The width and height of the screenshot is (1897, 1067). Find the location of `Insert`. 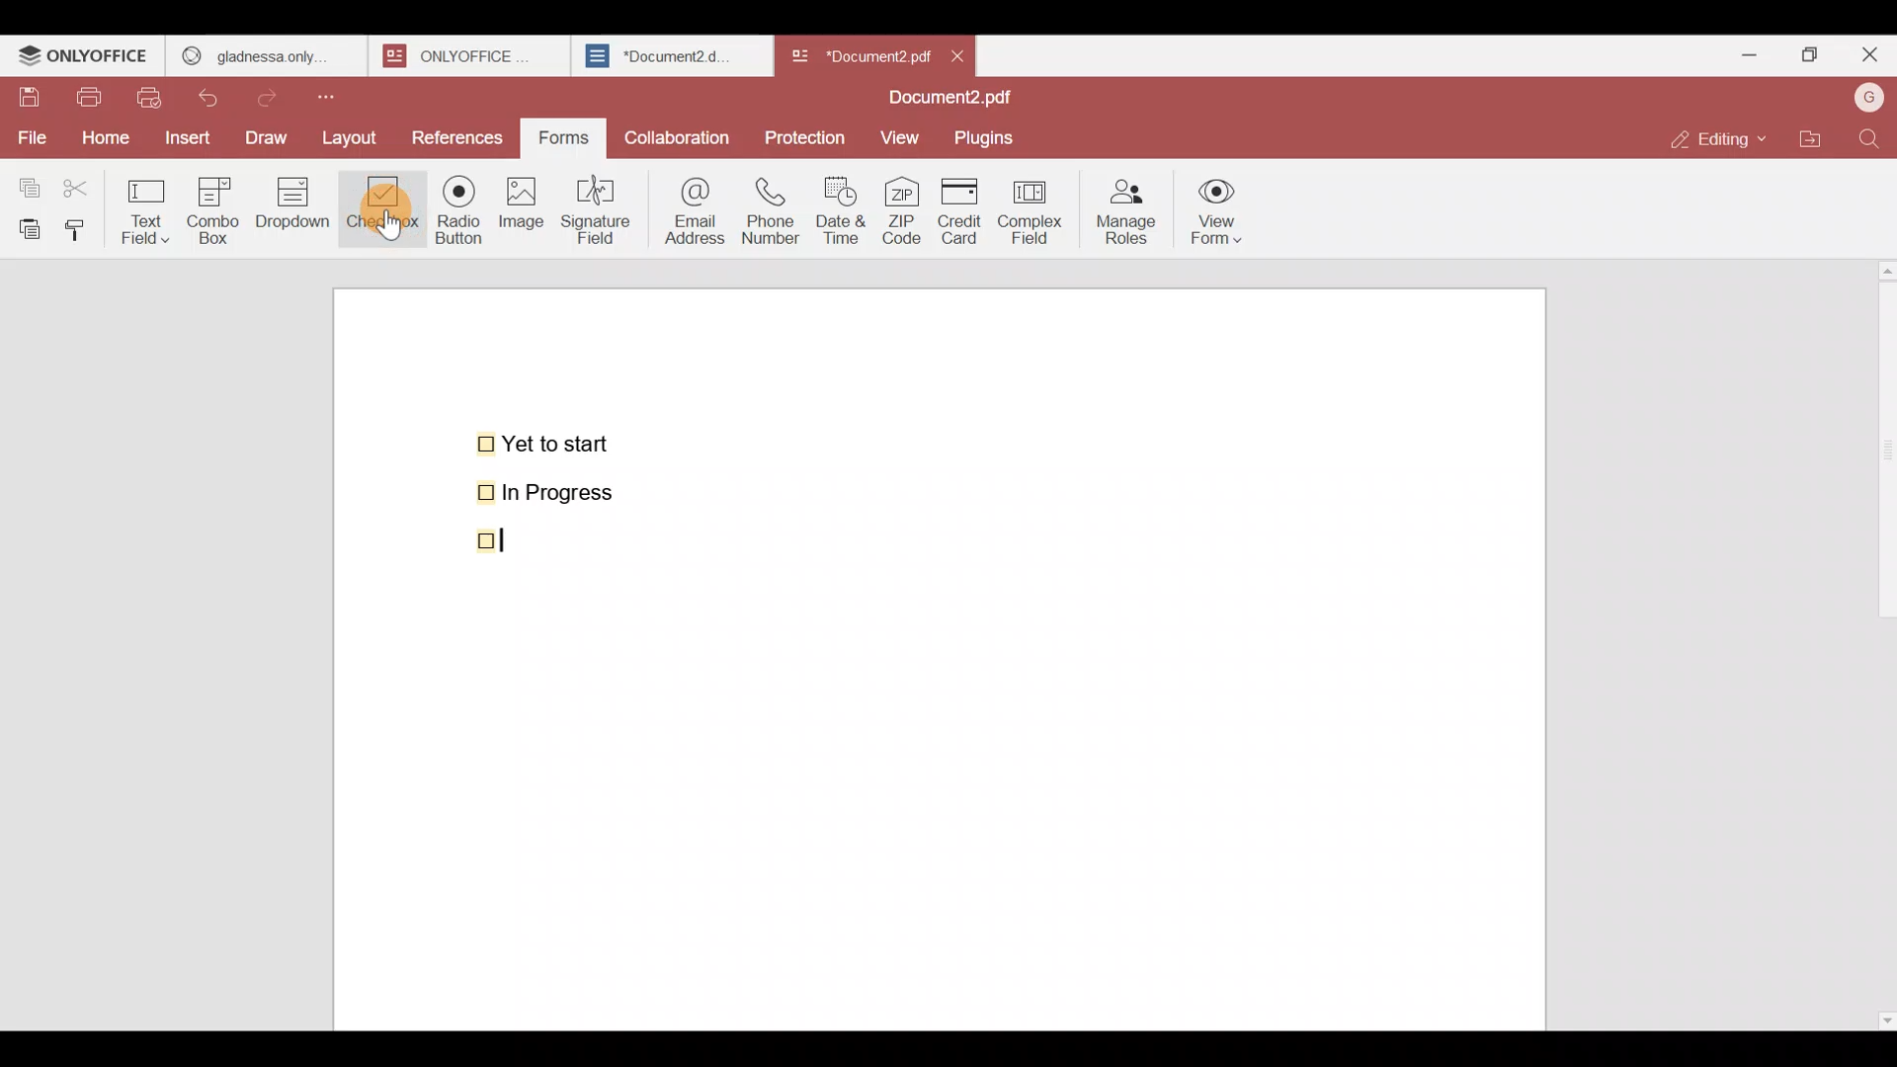

Insert is located at coordinates (185, 136).